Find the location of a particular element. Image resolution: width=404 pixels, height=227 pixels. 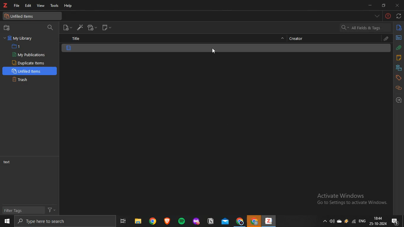

libraries and collection is located at coordinates (399, 68).